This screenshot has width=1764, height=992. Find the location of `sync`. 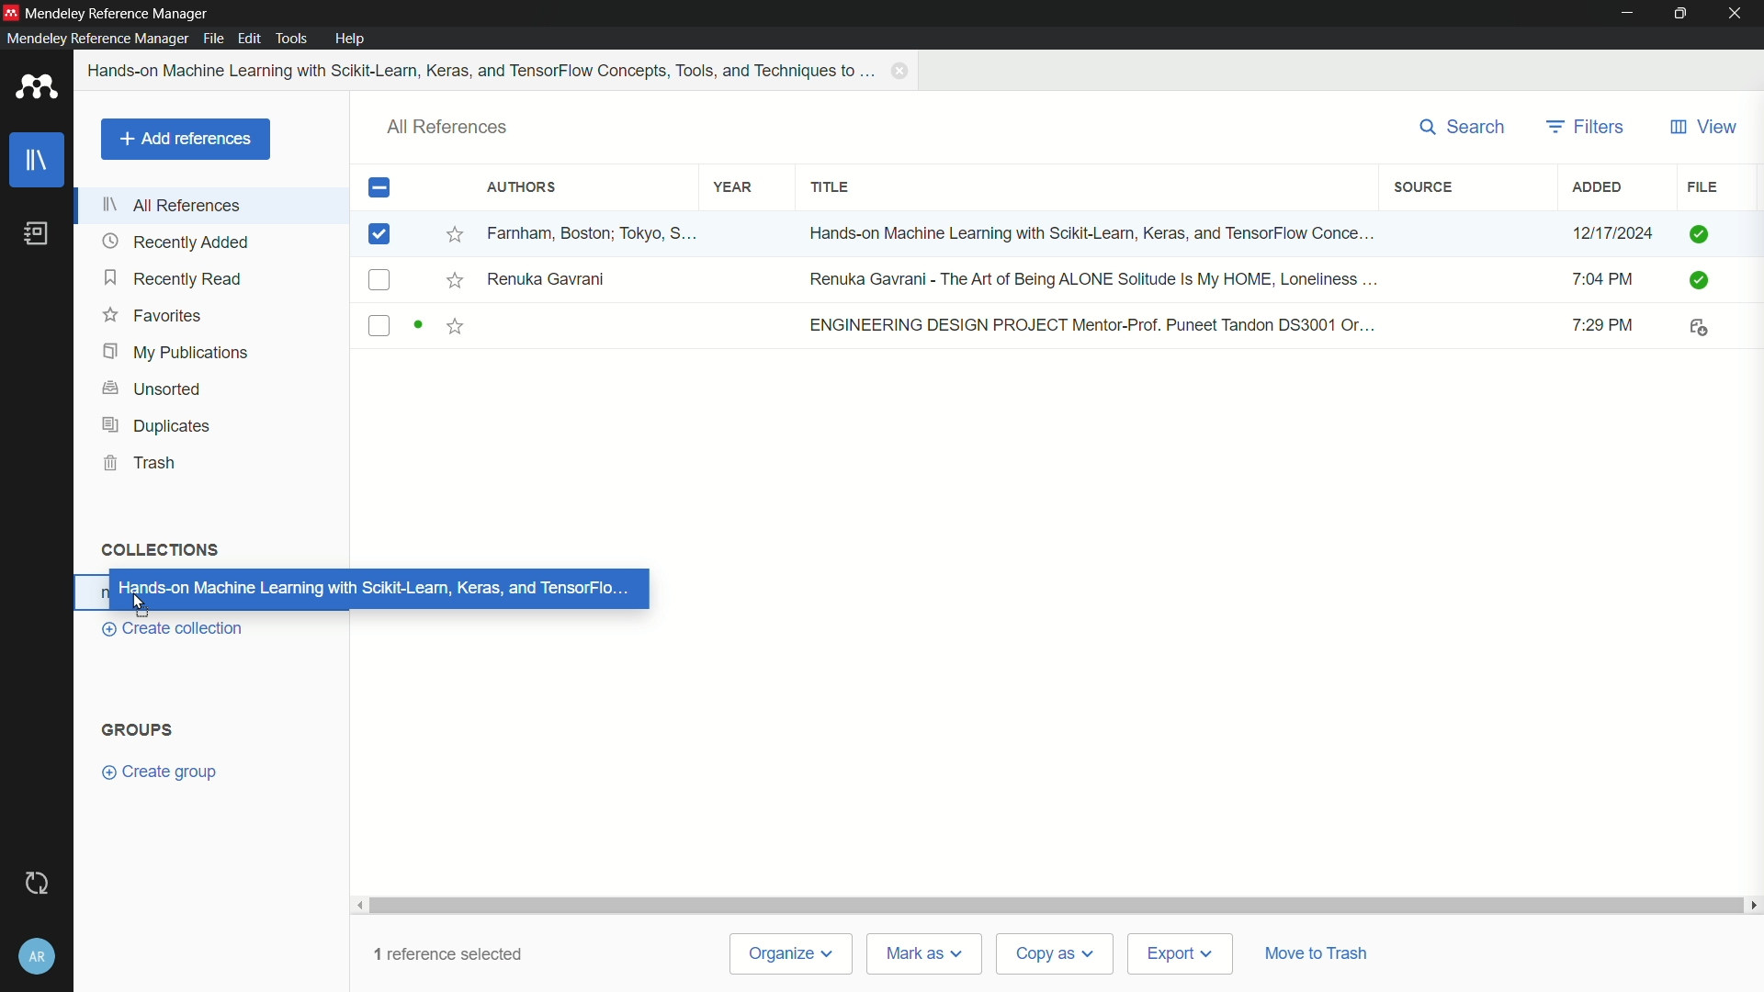

sync is located at coordinates (35, 884).